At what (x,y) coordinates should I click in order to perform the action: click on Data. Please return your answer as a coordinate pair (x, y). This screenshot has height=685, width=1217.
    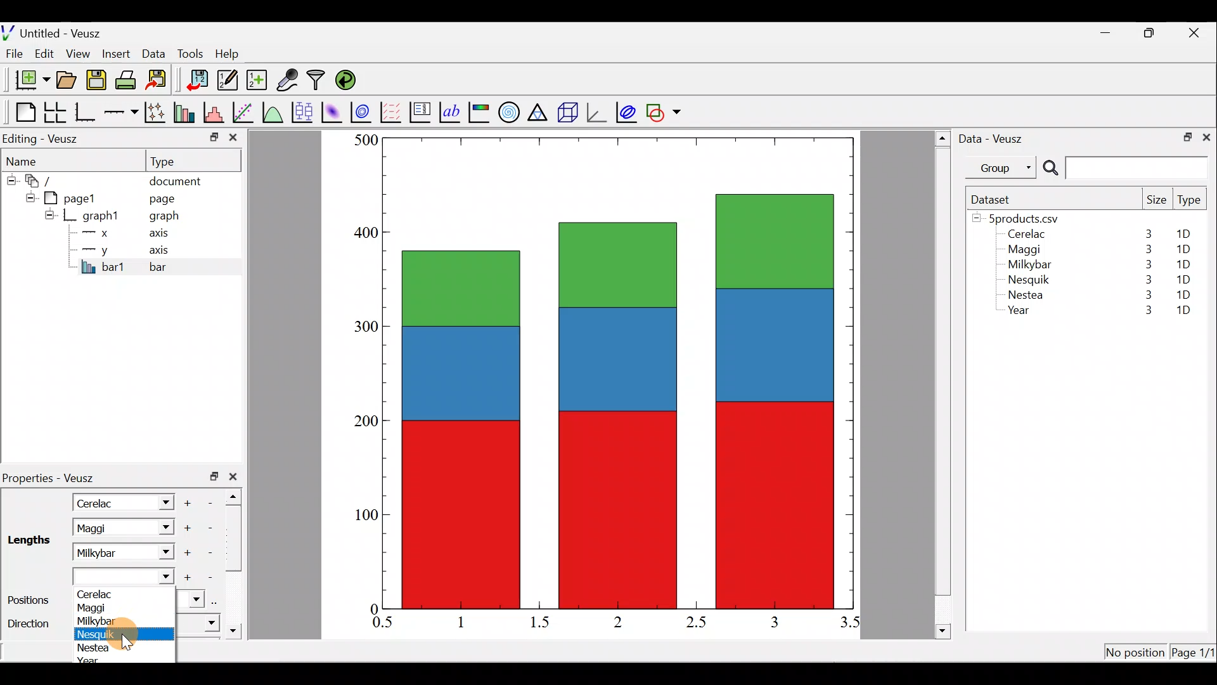
    Looking at the image, I should click on (153, 53).